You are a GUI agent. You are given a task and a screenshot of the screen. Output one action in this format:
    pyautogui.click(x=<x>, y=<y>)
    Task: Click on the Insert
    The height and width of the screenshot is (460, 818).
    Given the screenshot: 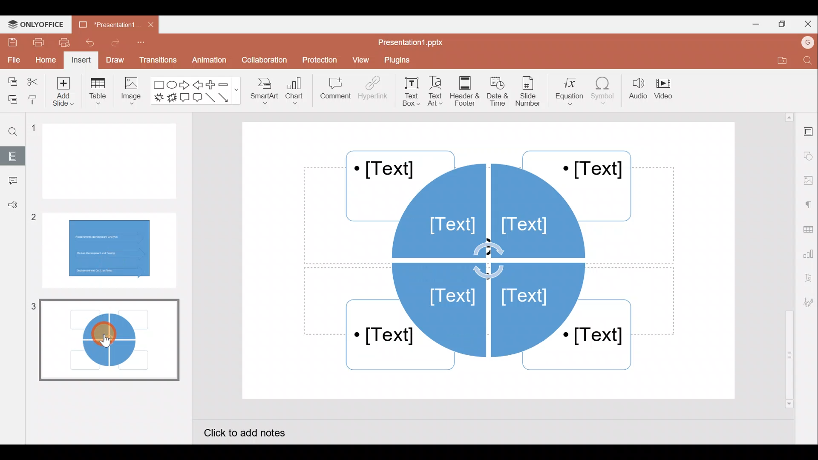 What is the action you would take?
    pyautogui.click(x=81, y=60)
    